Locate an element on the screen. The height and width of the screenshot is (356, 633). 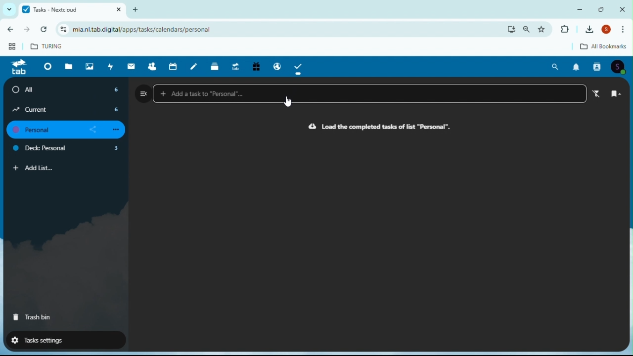
Activity is located at coordinates (111, 66).